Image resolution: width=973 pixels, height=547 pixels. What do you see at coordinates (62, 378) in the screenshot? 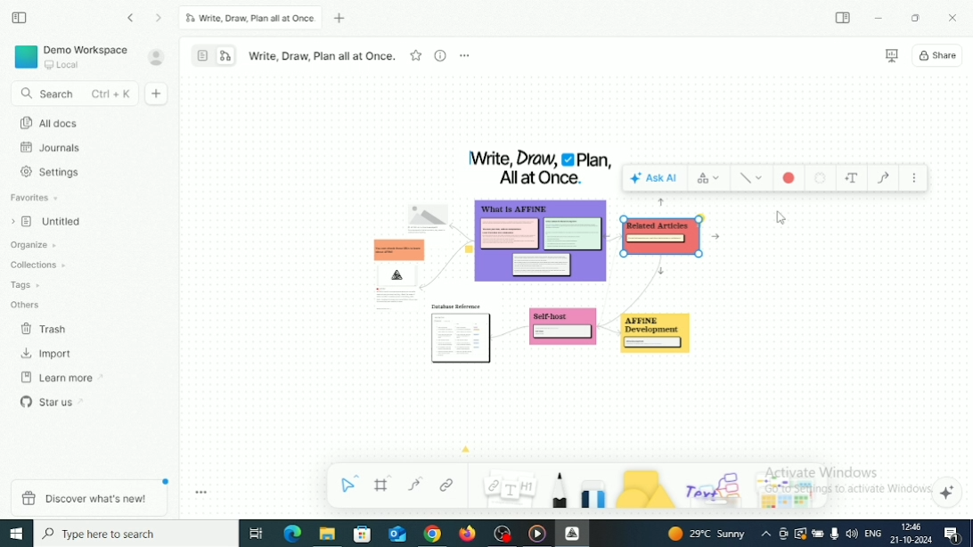
I see `Learn more` at bounding box center [62, 378].